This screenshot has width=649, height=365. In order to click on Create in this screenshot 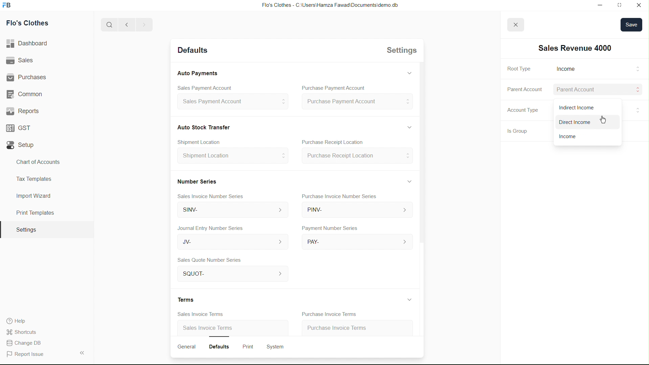, I will do `click(203, 141)`.